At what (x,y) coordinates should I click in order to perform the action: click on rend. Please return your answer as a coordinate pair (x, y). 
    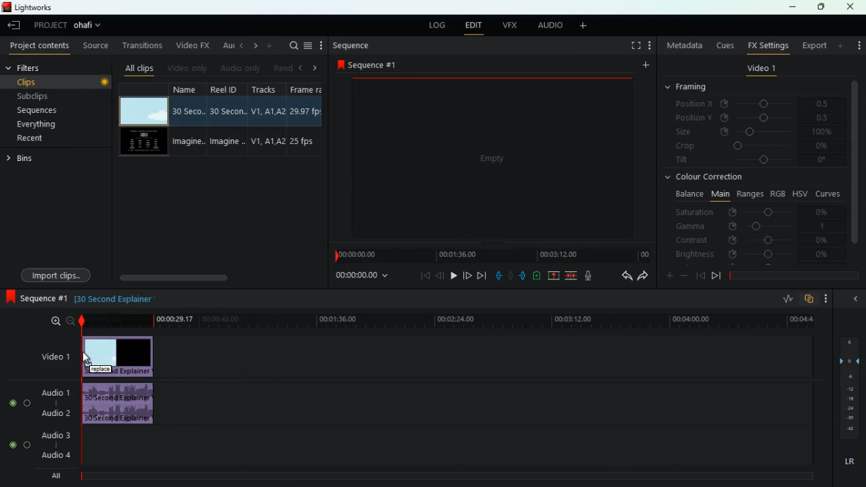
    Looking at the image, I should click on (283, 67).